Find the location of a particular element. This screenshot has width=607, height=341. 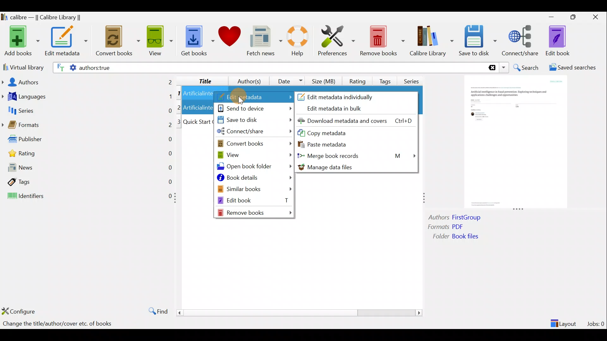

Fetch news is located at coordinates (263, 42).